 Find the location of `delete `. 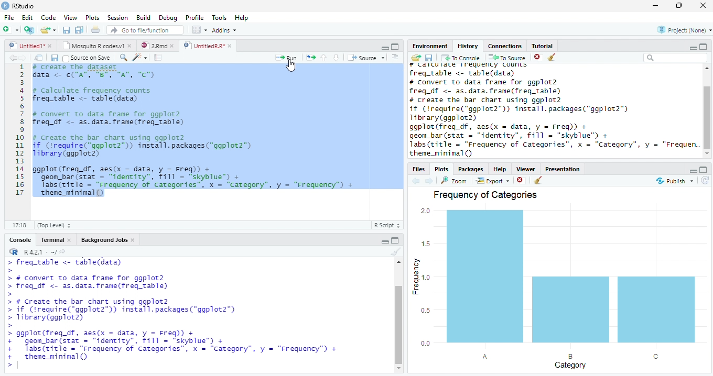

delete  is located at coordinates (521, 180).